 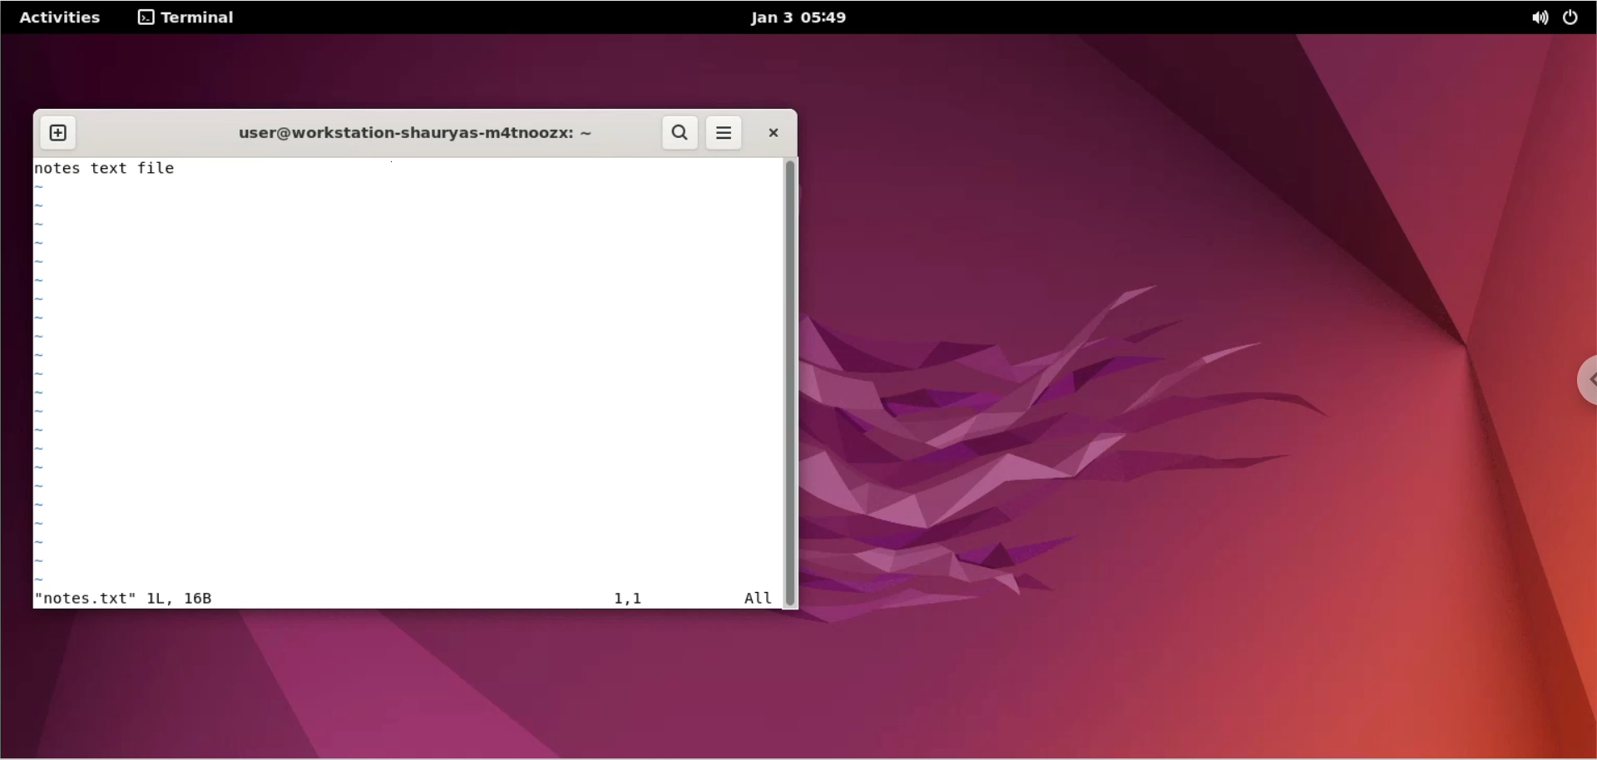 What do you see at coordinates (681, 133) in the screenshot?
I see `search` at bounding box center [681, 133].